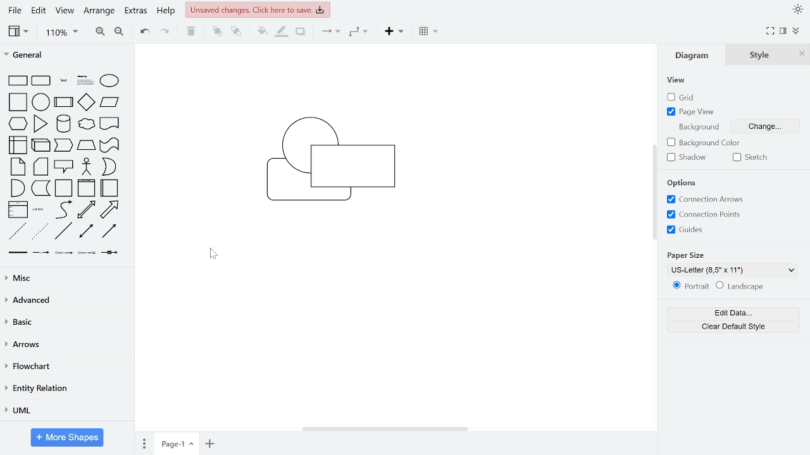 The width and height of the screenshot is (810, 455). What do you see at coordinates (67, 366) in the screenshot?
I see `flowchart` at bounding box center [67, 366].